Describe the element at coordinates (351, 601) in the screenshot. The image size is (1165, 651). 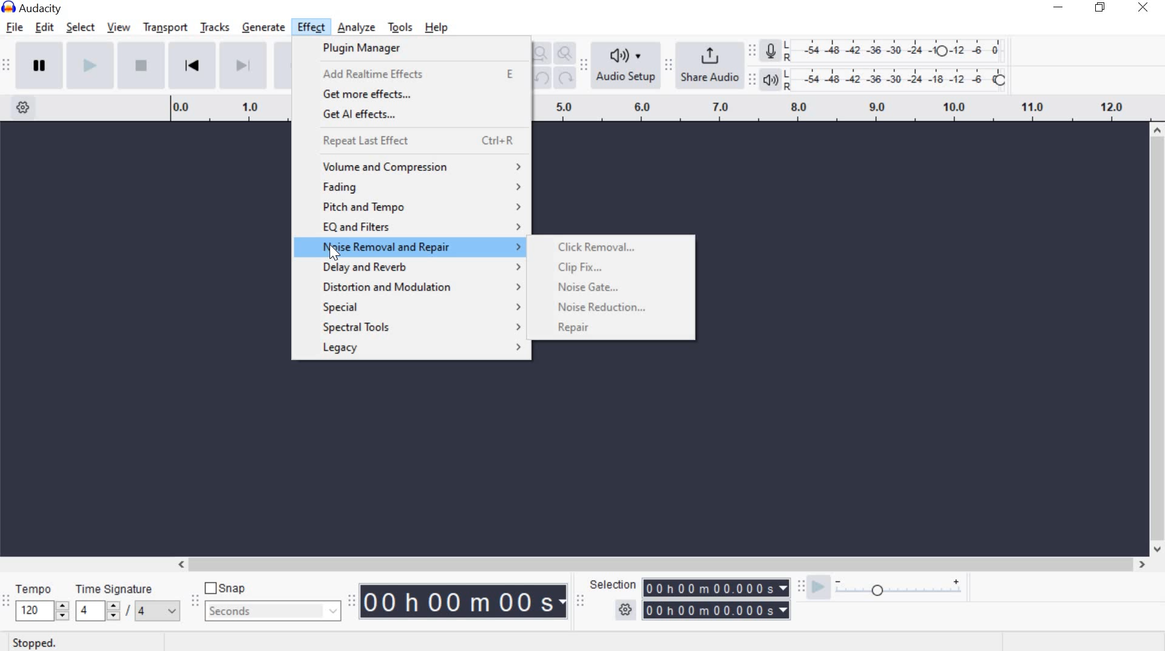
I see `Time Toolbar` at that location.